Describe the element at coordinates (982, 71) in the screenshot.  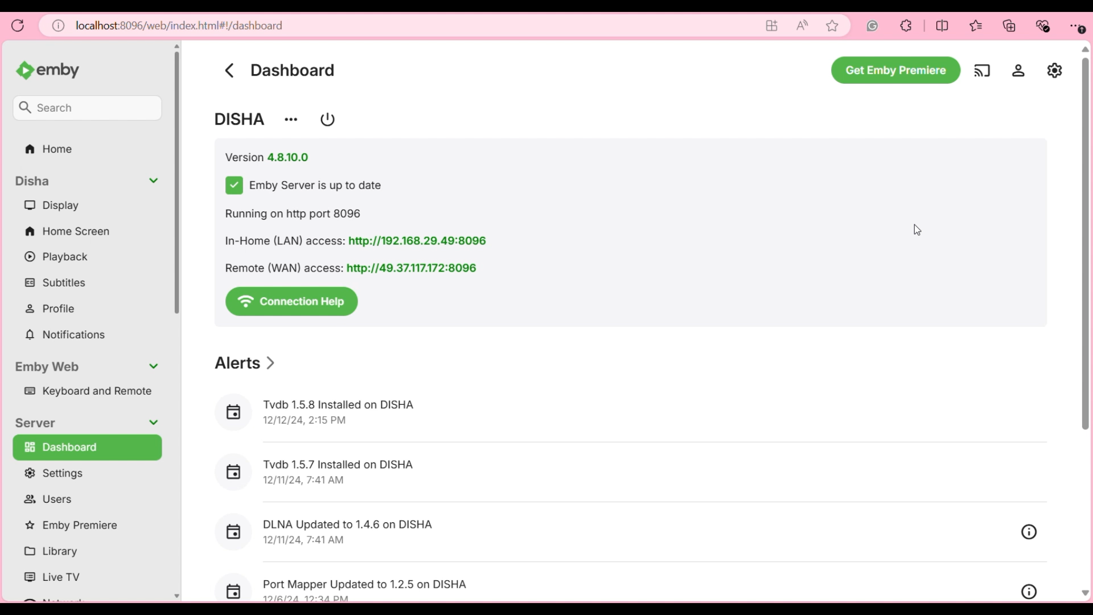
I see `Play on another device` at that location.